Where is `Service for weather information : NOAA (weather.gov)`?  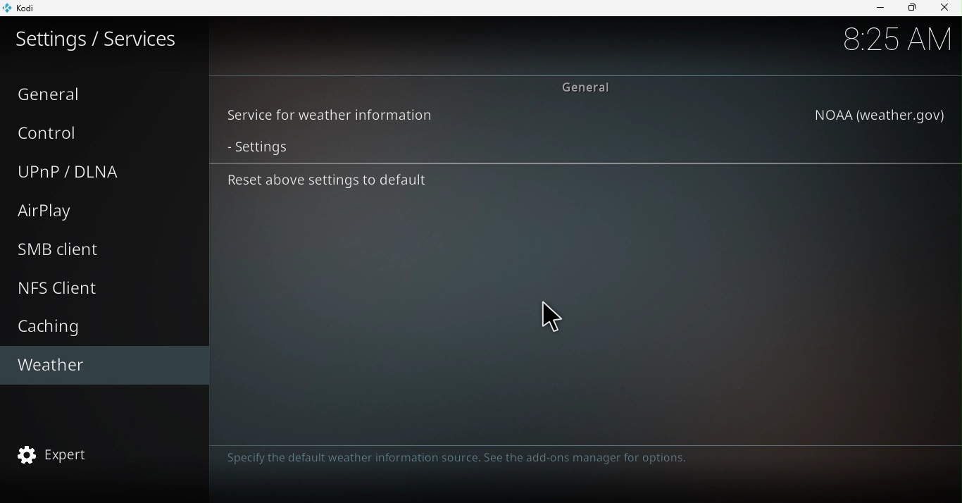
Service for weather information : NOAA (weather.gov) is located at coordinates (586, 116).